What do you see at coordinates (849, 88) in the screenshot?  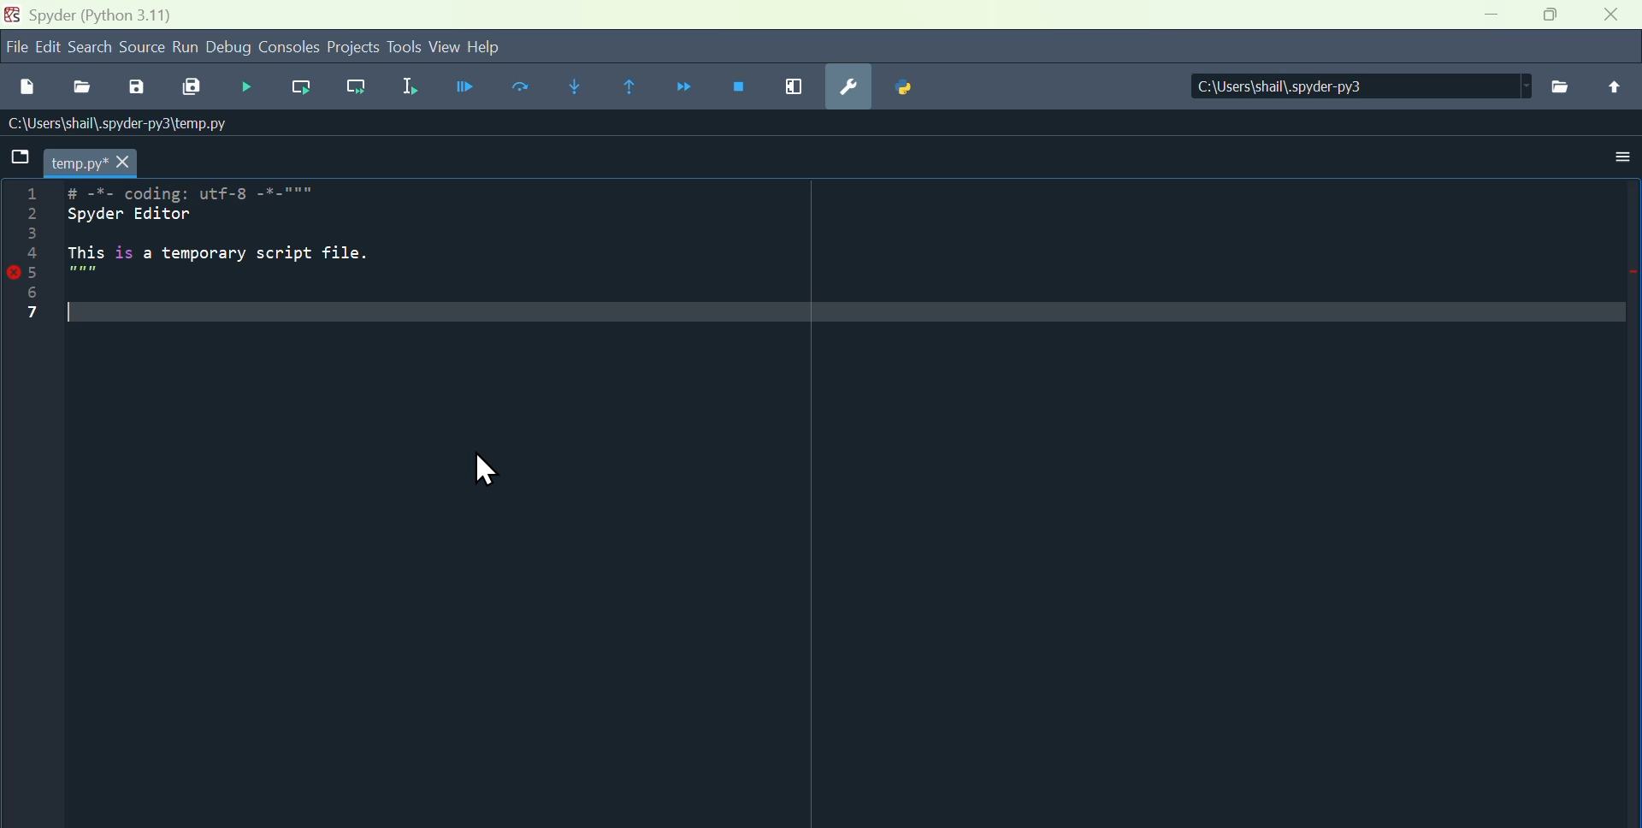 I see `Preferences` at bounding box center [849, 88].